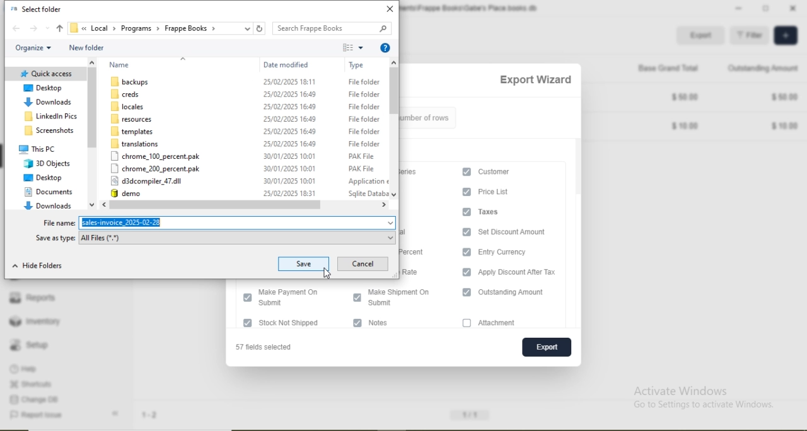 This screenshot has width=807, height=431. I want to click on 25/02/2025 16:49, so click(291, 107).